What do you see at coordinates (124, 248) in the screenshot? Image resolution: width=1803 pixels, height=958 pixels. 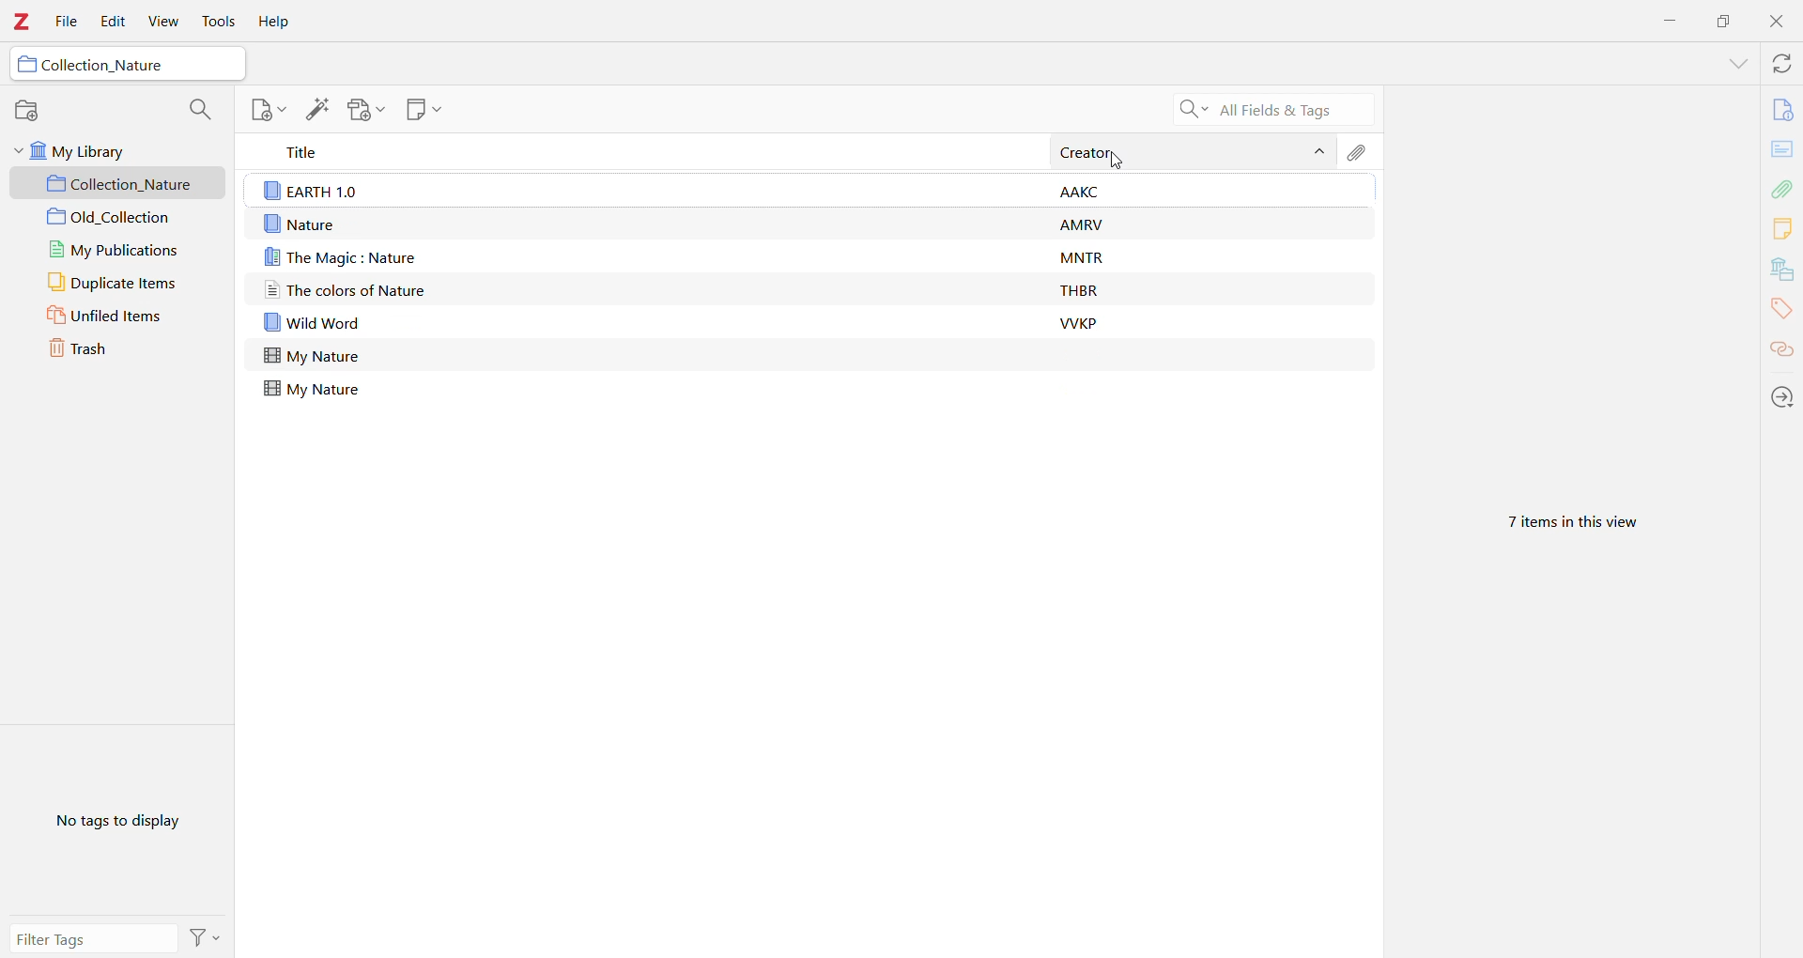 I see `My Publications` at bounding box center [124, 248].